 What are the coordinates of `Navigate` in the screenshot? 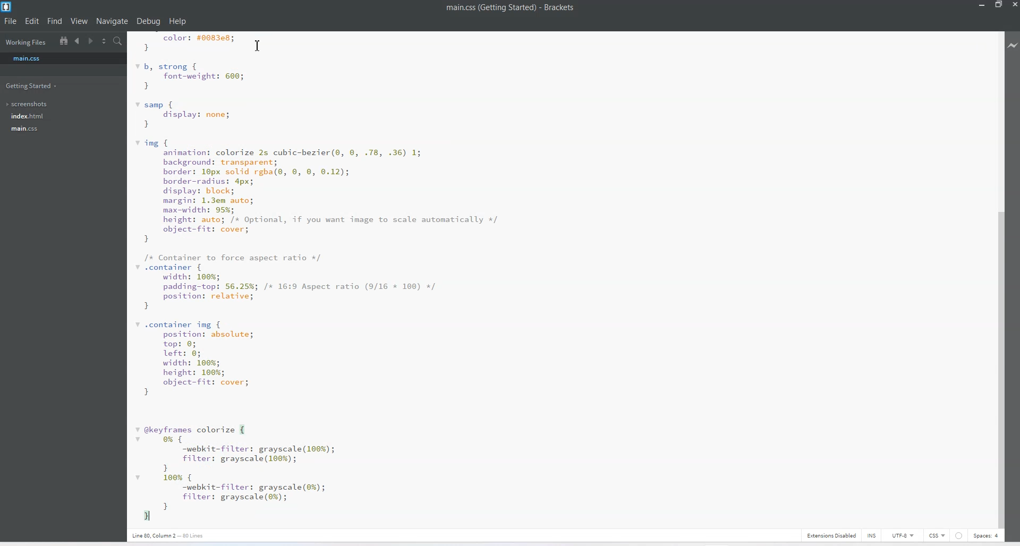 It's located at (113, 21).